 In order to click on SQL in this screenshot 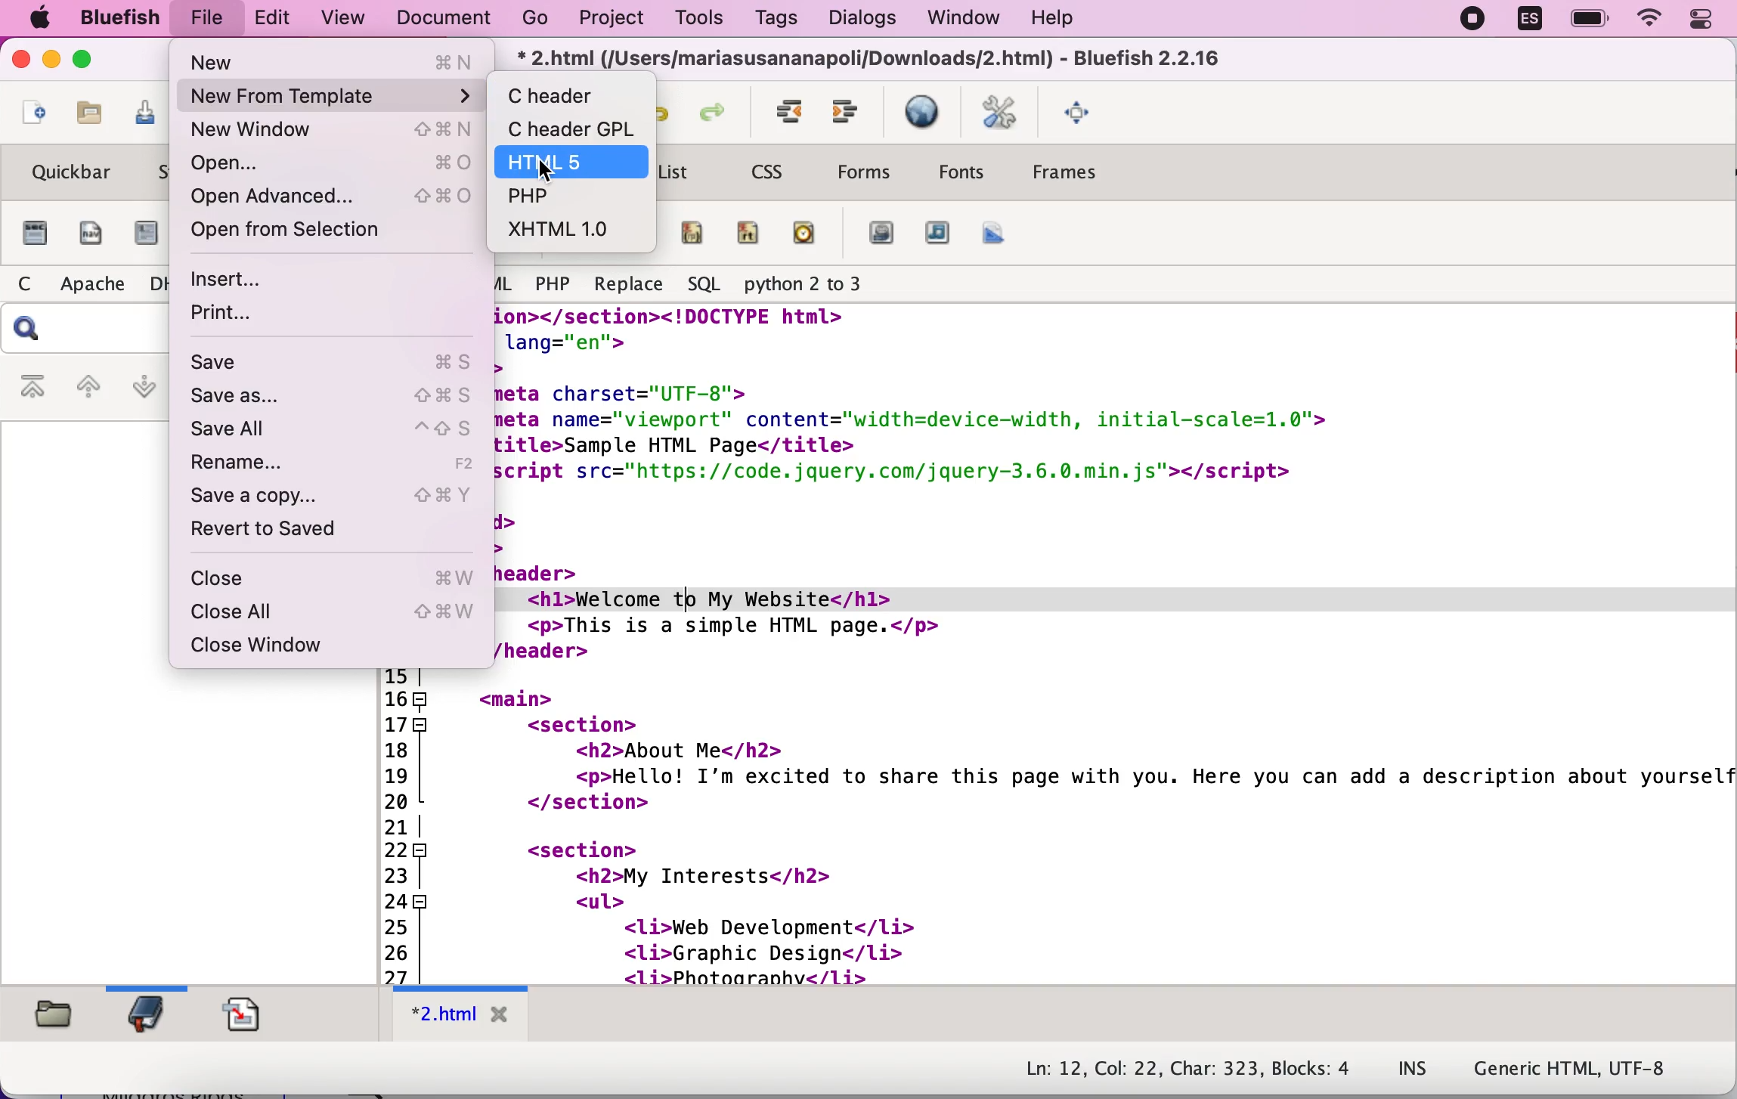, I will do `click(704, 284)`.